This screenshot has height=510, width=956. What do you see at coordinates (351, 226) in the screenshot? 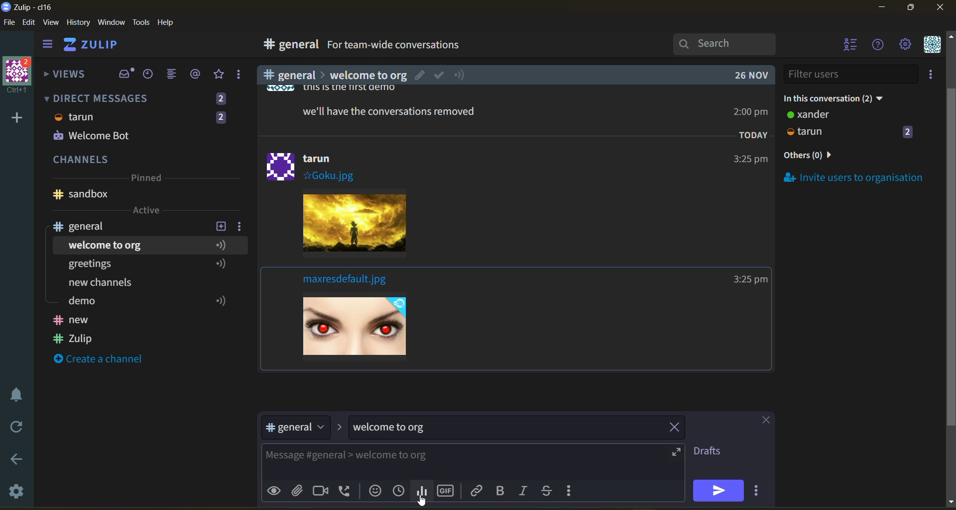
I see `` at bounding box center [351, 226].